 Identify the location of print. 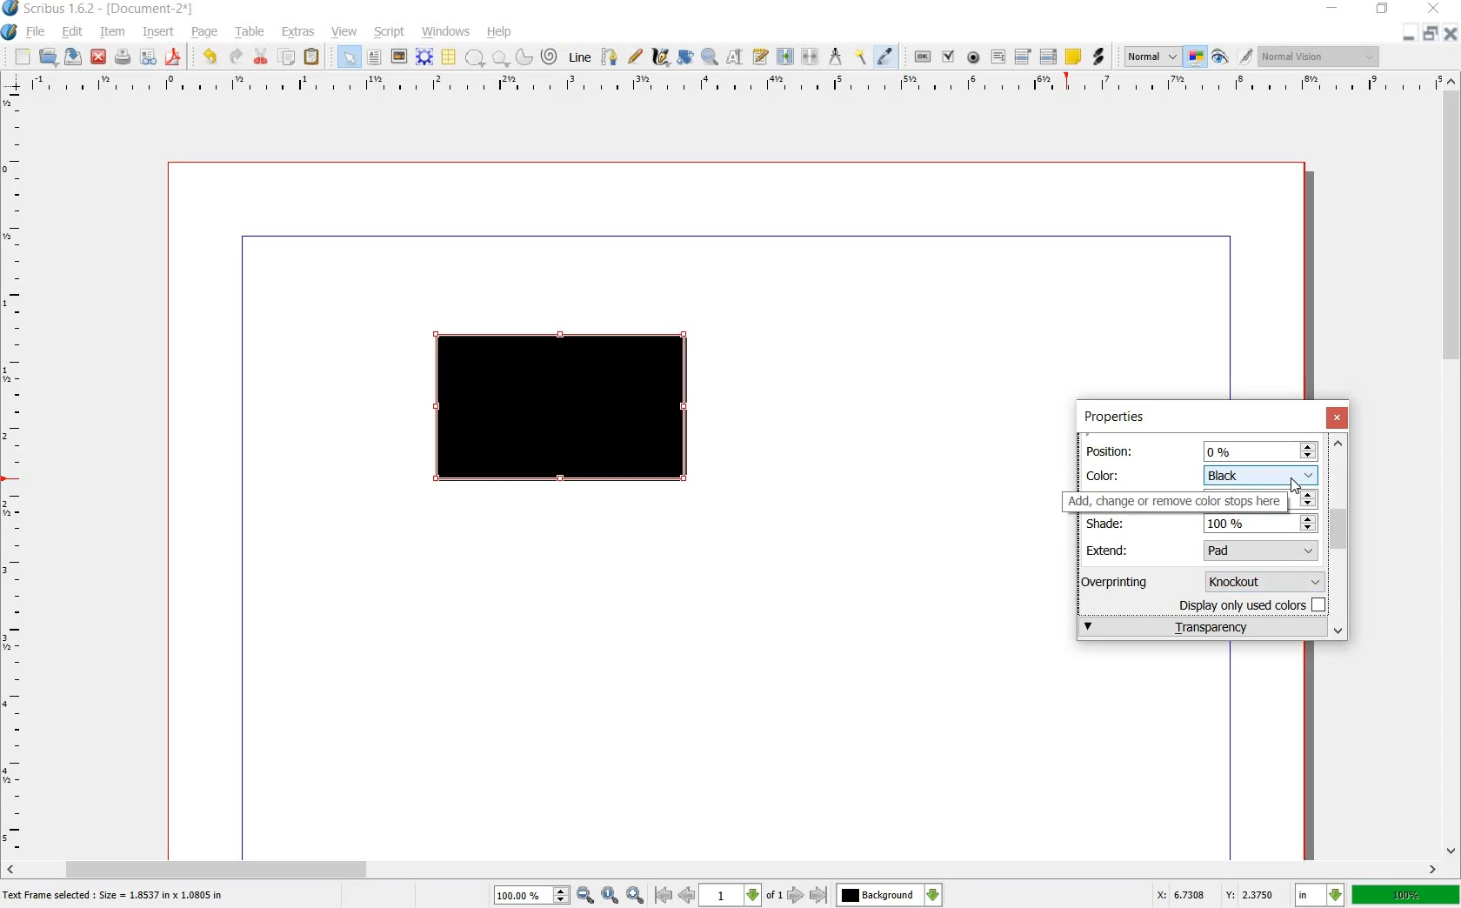
(123, 57).